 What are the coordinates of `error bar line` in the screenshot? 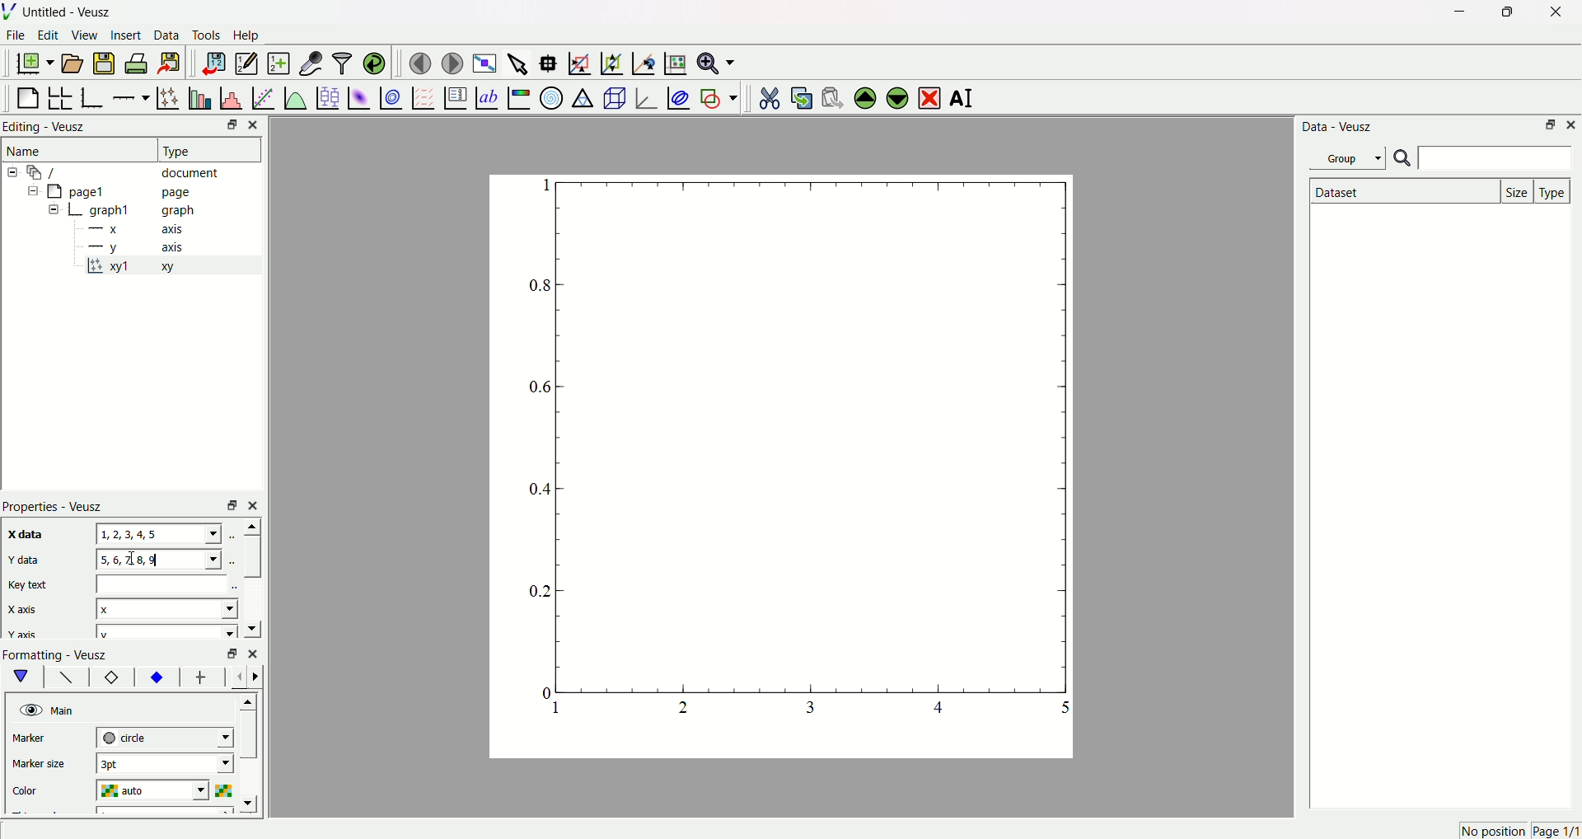 It's located at (201, 679).